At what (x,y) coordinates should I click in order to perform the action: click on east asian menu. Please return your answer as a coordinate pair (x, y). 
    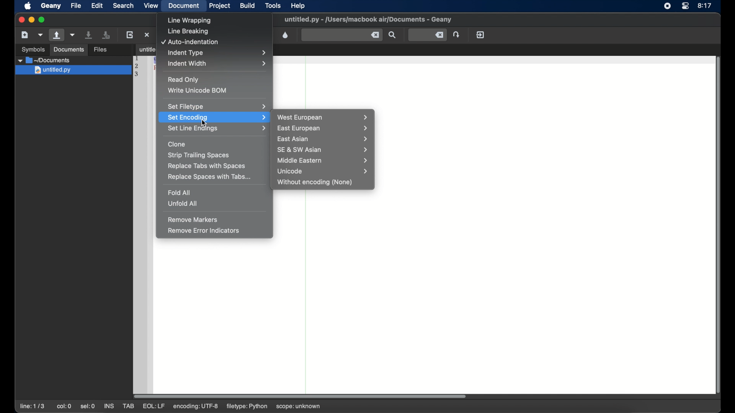
    Looking at the image, I should click on (323, 139).